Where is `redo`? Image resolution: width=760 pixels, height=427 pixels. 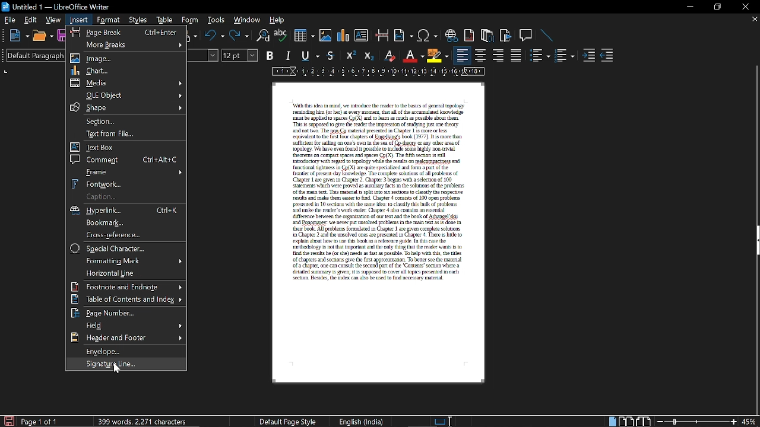
redo is located at coordinates (239, 36).